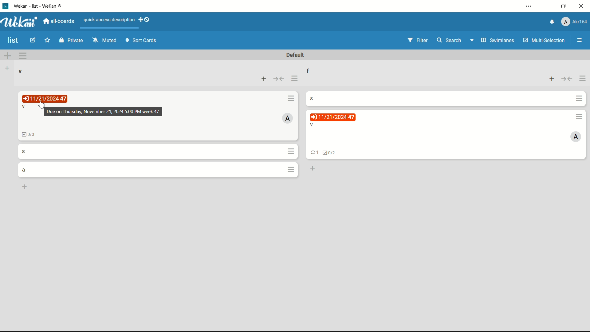 This screenshot has width=590, height=332. Describe the element at coordinates (24, 170) in the screenshot. I see `card name` at that location.